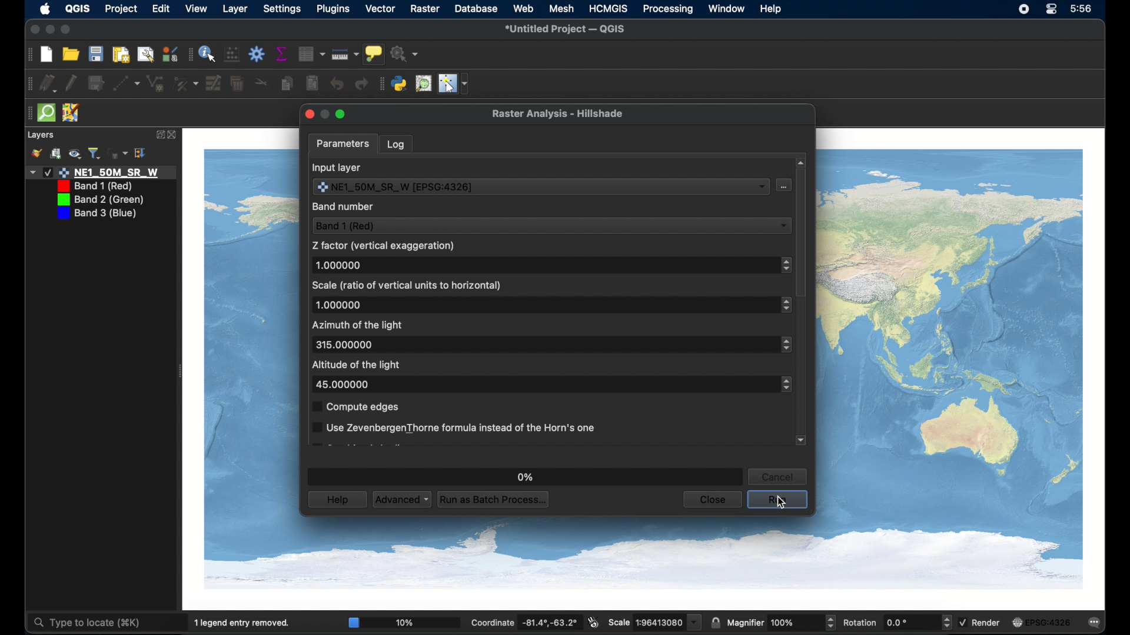  I want to click on undo, so click(337, 83).